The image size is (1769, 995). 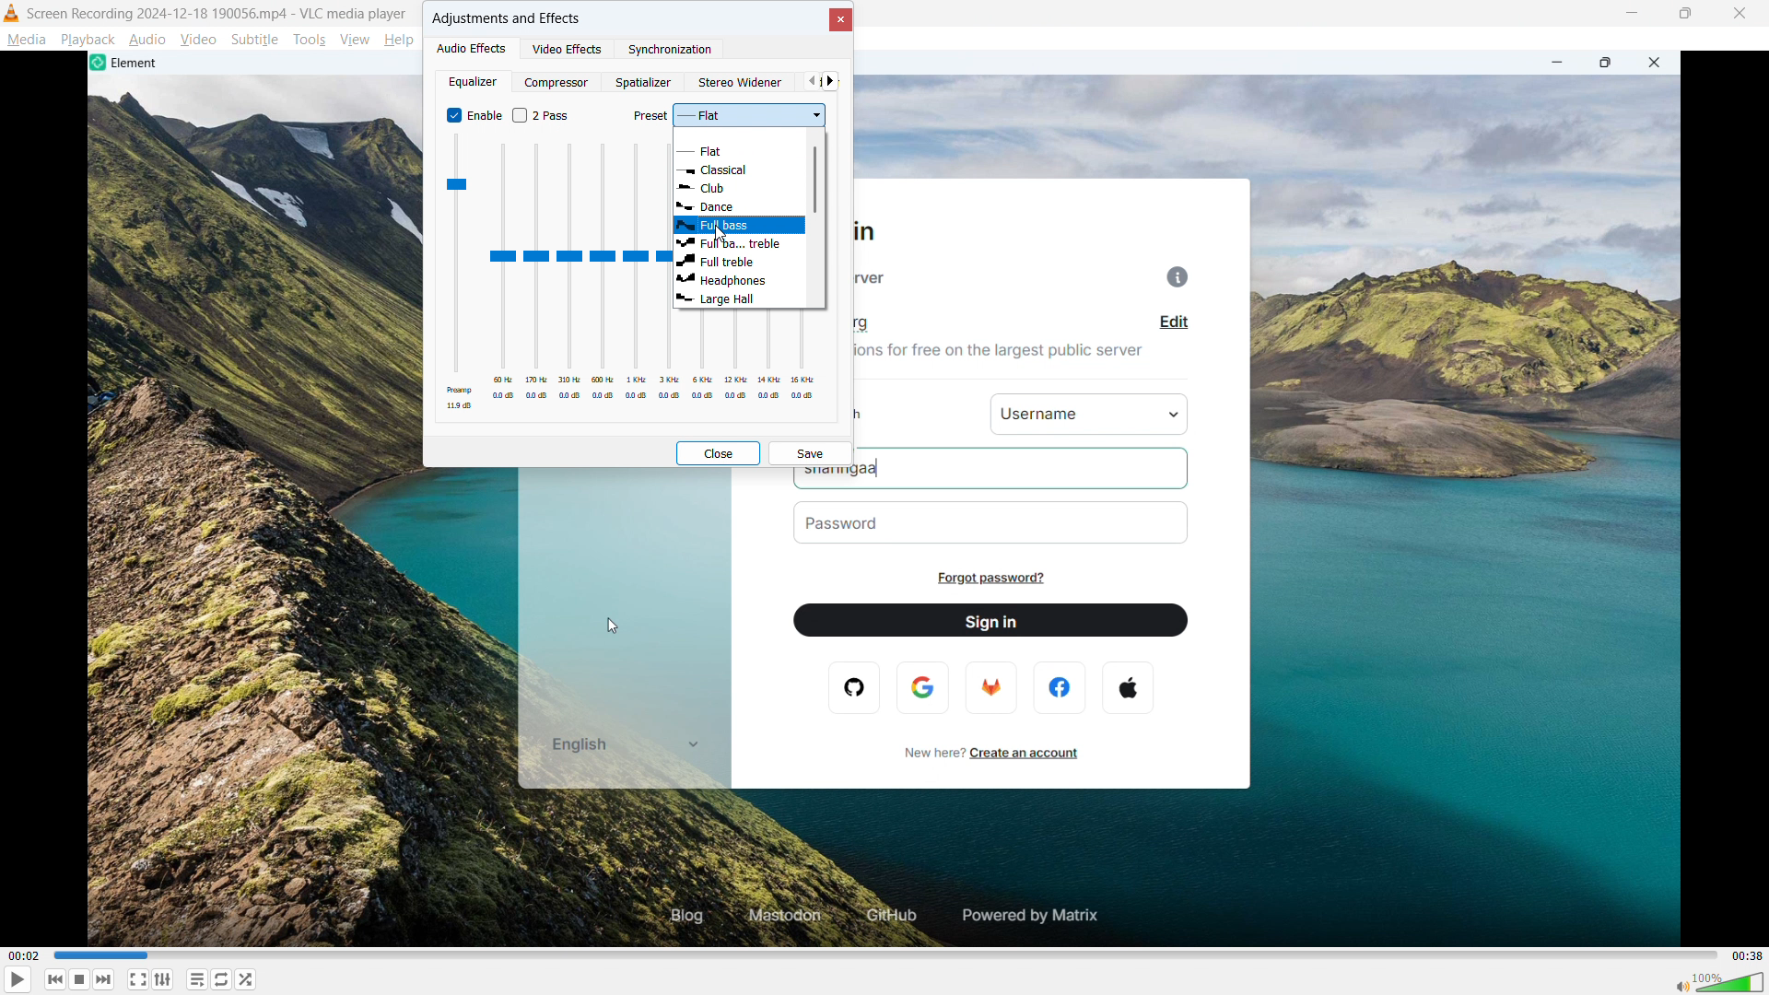 I want to click on close , so click(x=1740, y=14).